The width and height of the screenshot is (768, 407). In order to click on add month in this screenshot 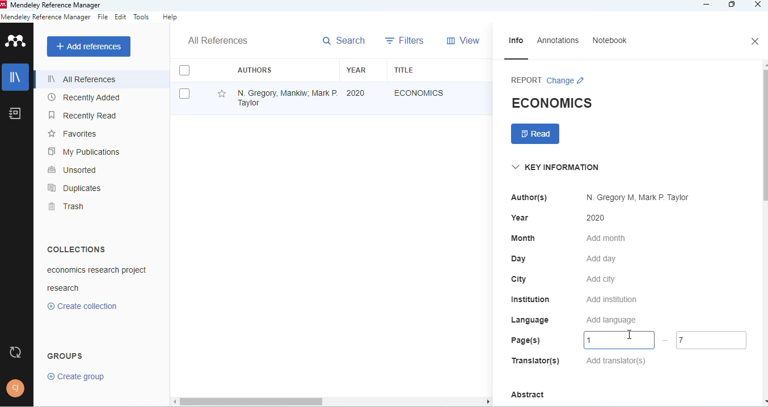, I will do `click(606, 238)`.